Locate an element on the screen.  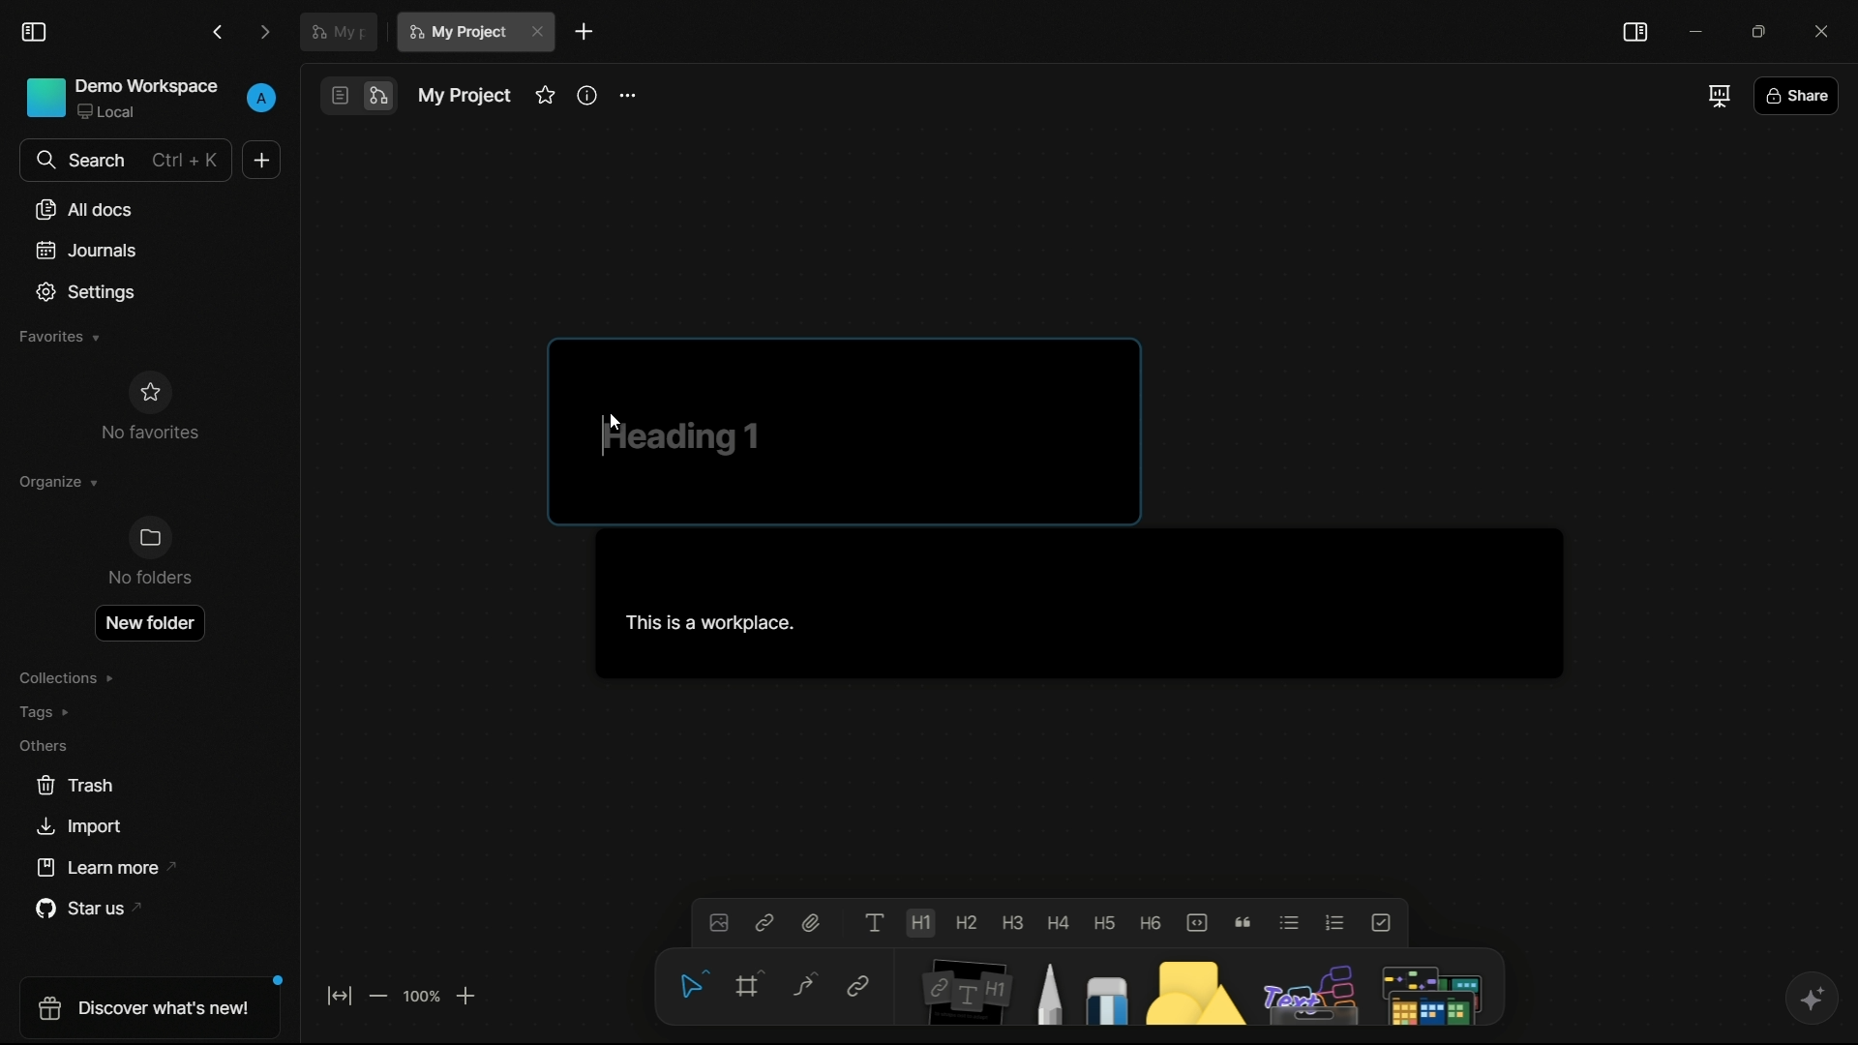
toggle sidebar is located at coordinates (1636, 33).